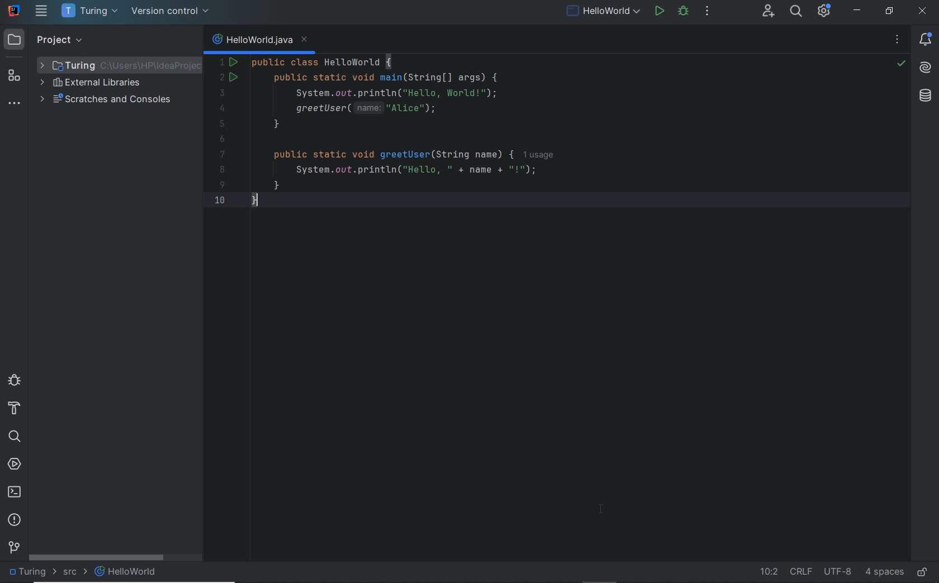 The height and width of the screenshot is (583, 939). Describe the element at coordinates (801, 571) in the screenshot. I see `line separator` at that location.